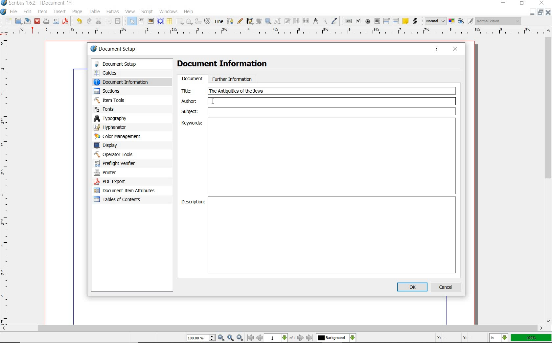 The height and width of the screenshot is (343, 552). What do you see at coordinates (122, 181) in the screenshot?
I see `PDF Export` at bounding box center [122, 181].